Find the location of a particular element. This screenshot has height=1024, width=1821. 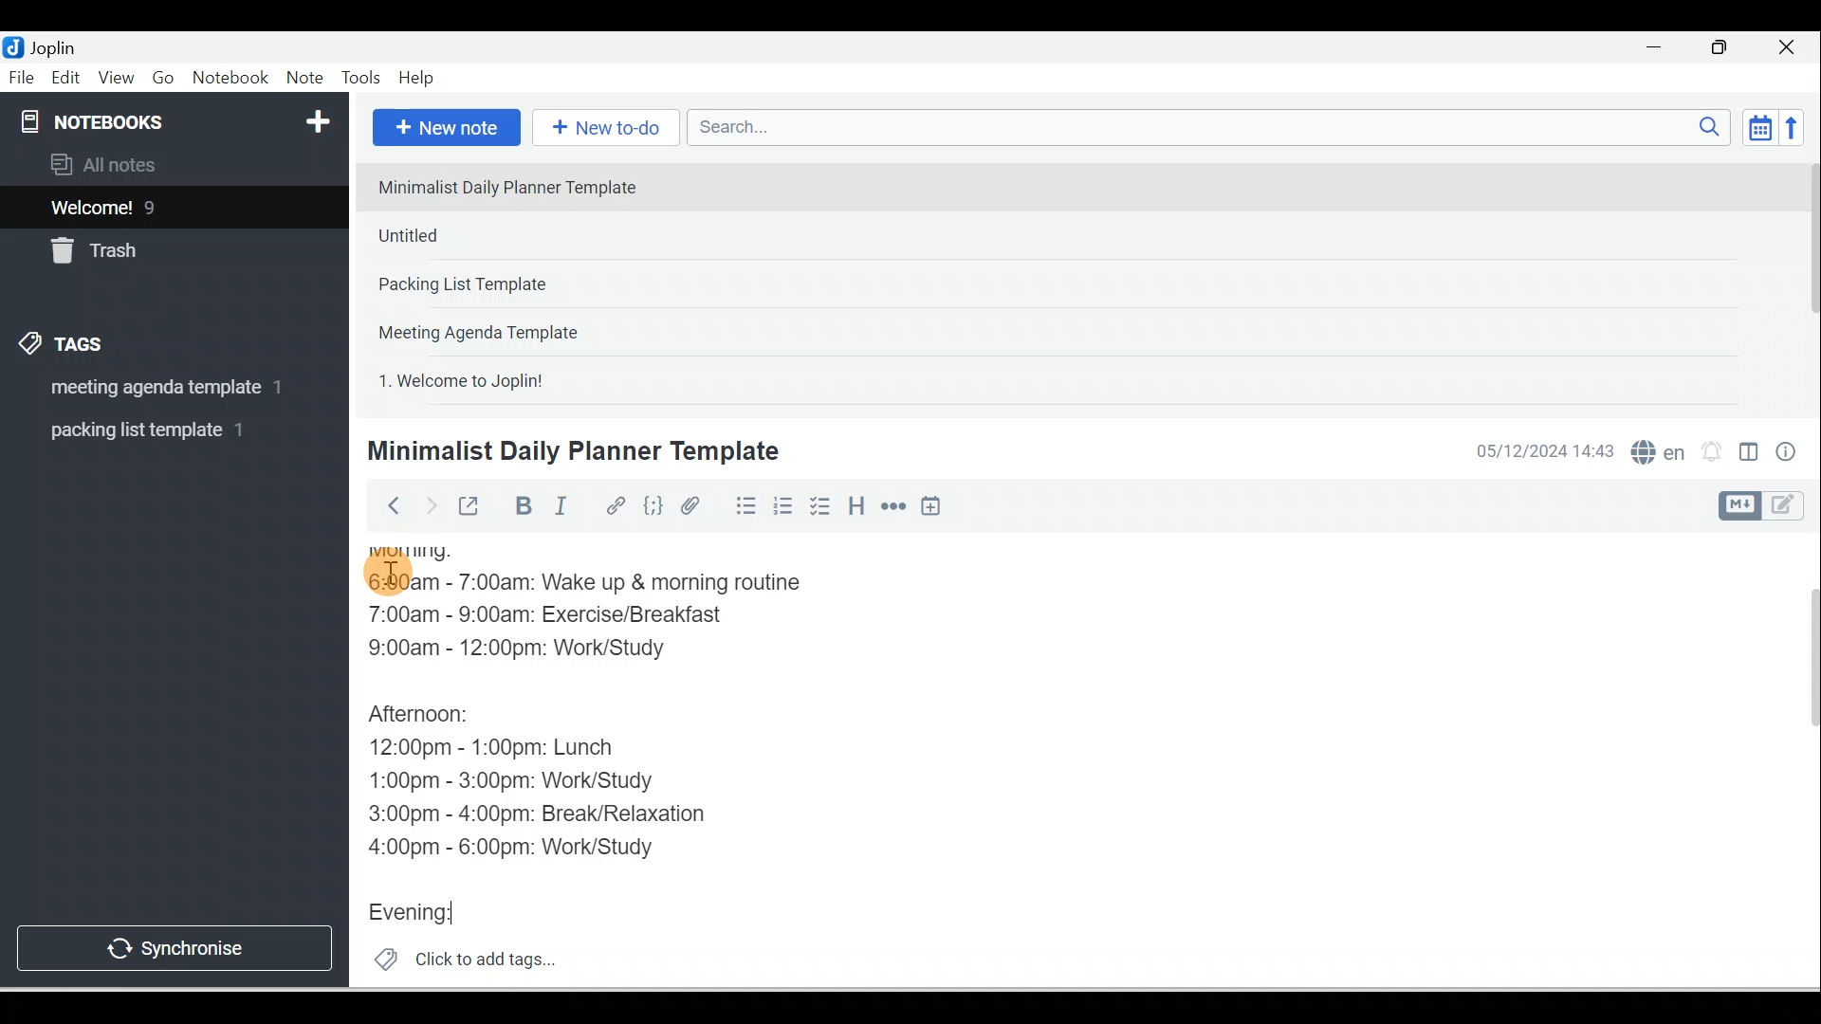

Tools is located at coordinates (360, 78).